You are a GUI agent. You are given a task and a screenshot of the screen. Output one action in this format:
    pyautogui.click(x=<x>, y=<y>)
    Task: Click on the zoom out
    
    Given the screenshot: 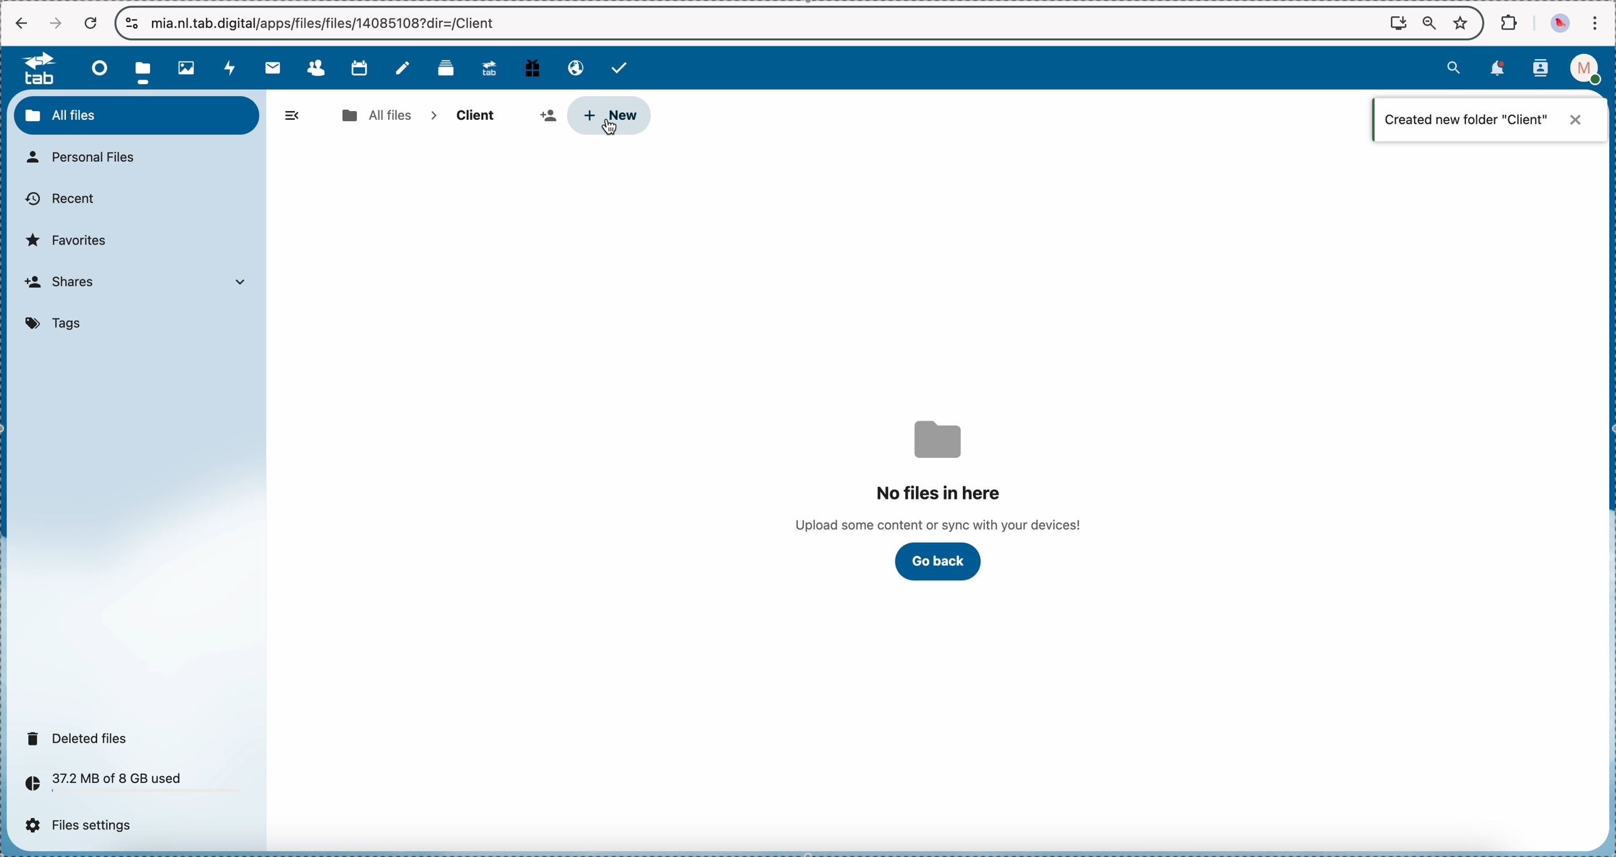 What is the action you would take?
    pyautogui.click(x=1430, y=24)
    